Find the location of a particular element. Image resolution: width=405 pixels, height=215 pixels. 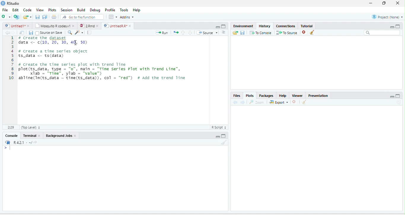

Maximize is located at coordinates (398, 96).